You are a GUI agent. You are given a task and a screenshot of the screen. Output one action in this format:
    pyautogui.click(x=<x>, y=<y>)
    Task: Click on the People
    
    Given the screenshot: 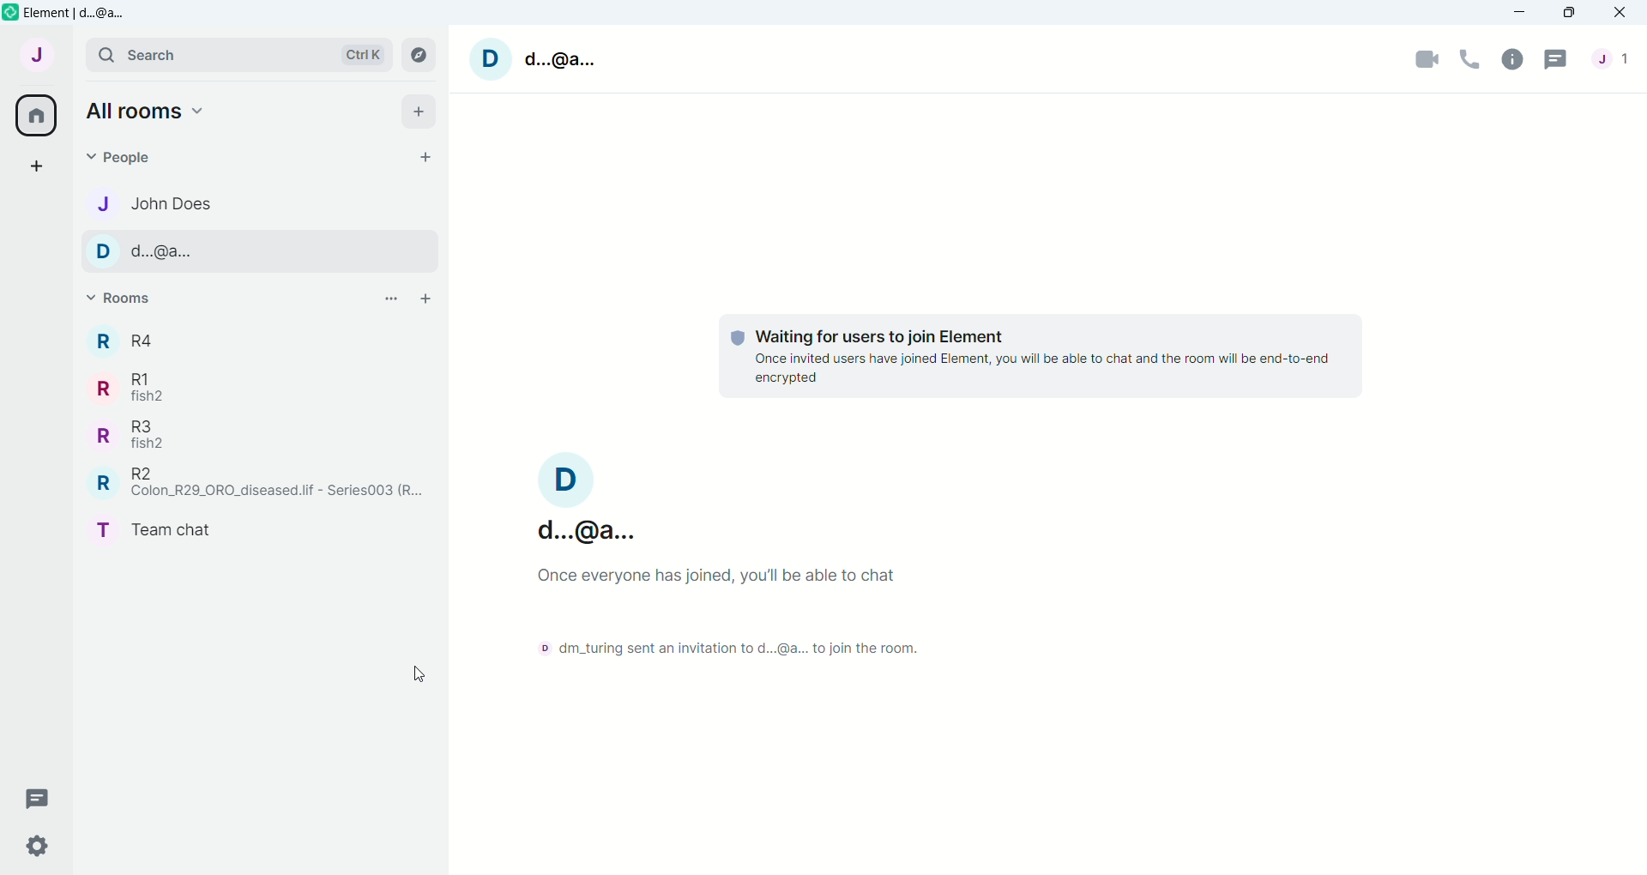 What is the action you would take?
    pyautogui.click(x=1615, y=58)
    